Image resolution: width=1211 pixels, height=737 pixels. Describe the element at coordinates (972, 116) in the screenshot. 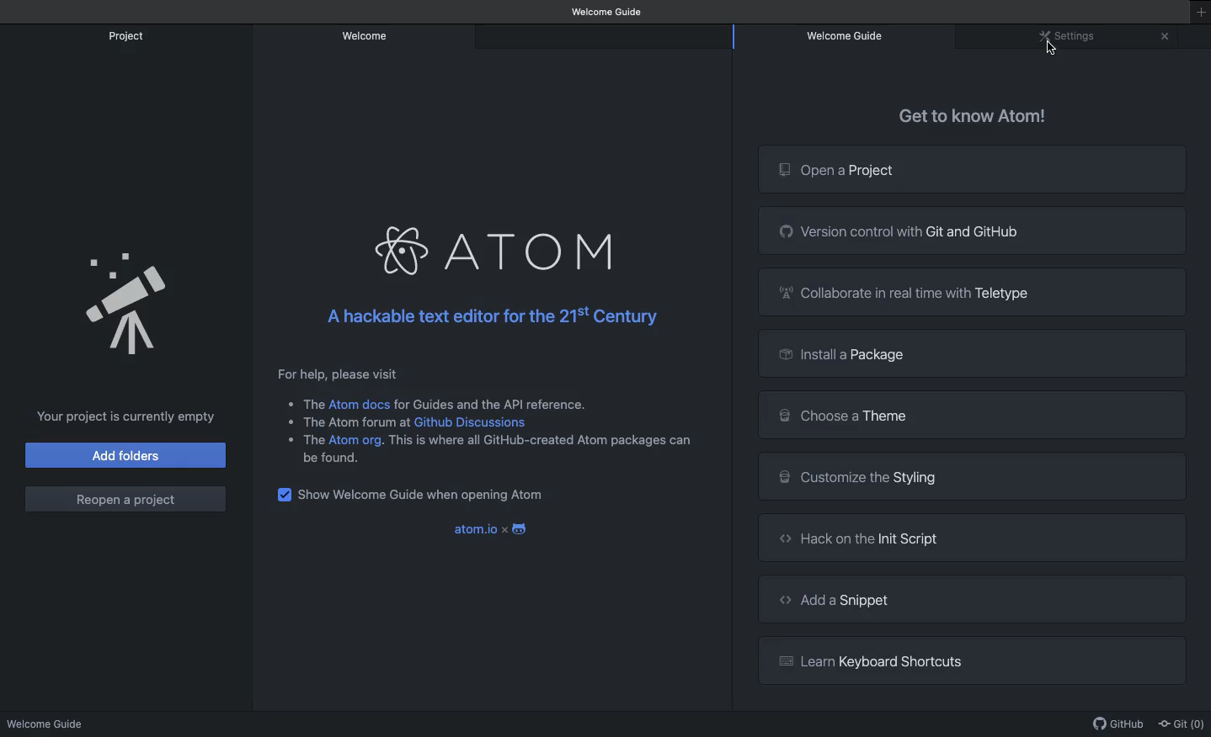

I see `Get to know Atom` at that location.